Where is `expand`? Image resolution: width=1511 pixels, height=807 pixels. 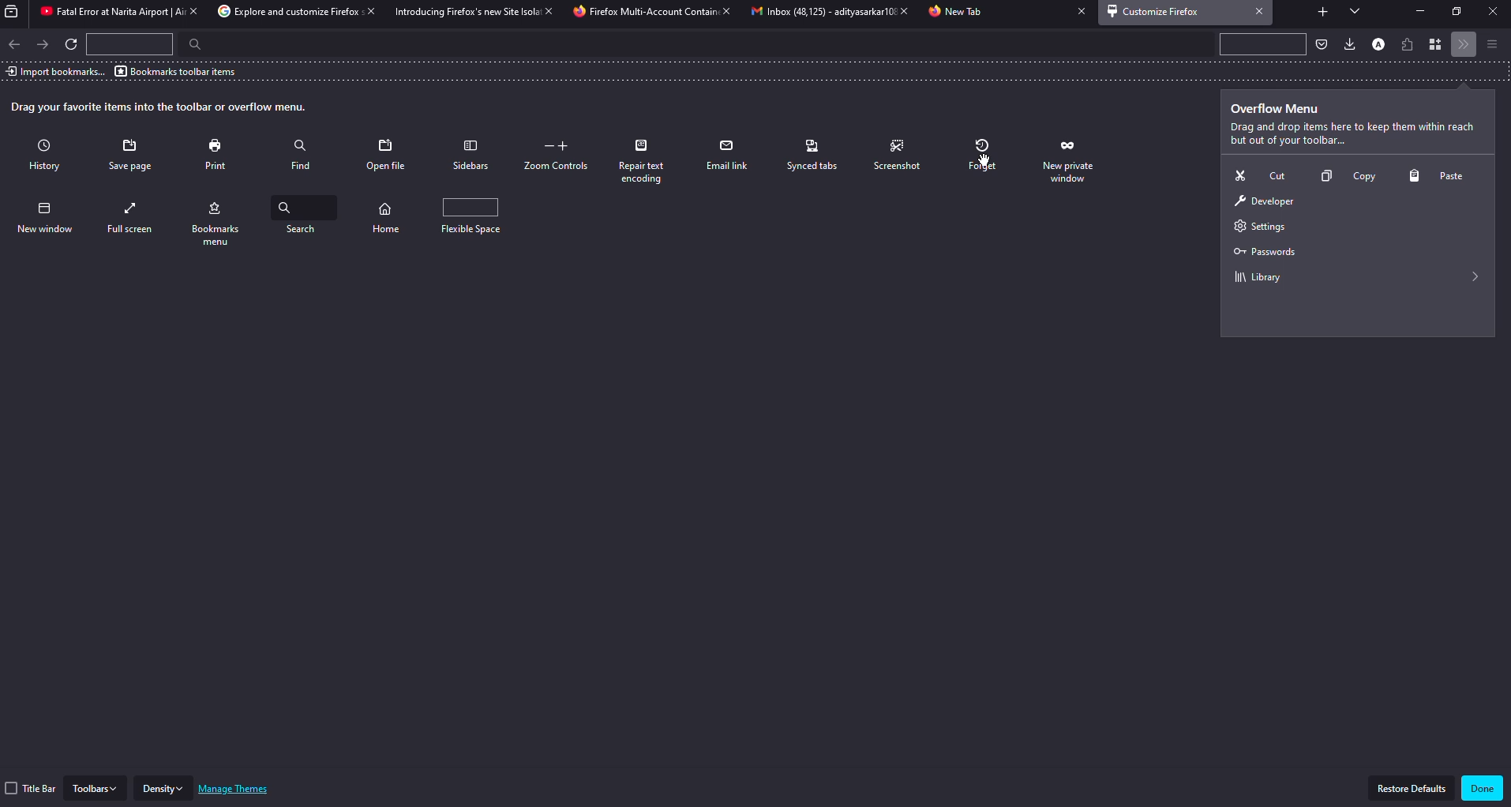
expand is located at coordinates (1476, 276).